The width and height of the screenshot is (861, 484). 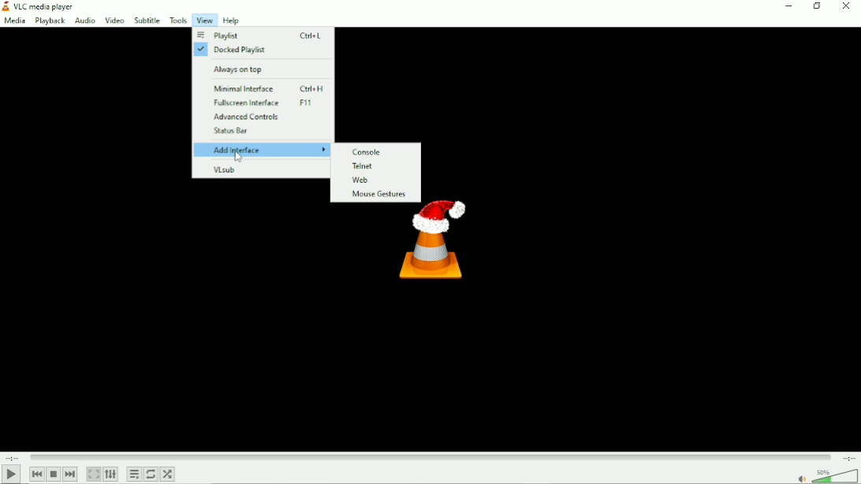 What do you see at coordinates (84, 20) in the screenshot?
I see `Audio` at bounding box center [84, 20].